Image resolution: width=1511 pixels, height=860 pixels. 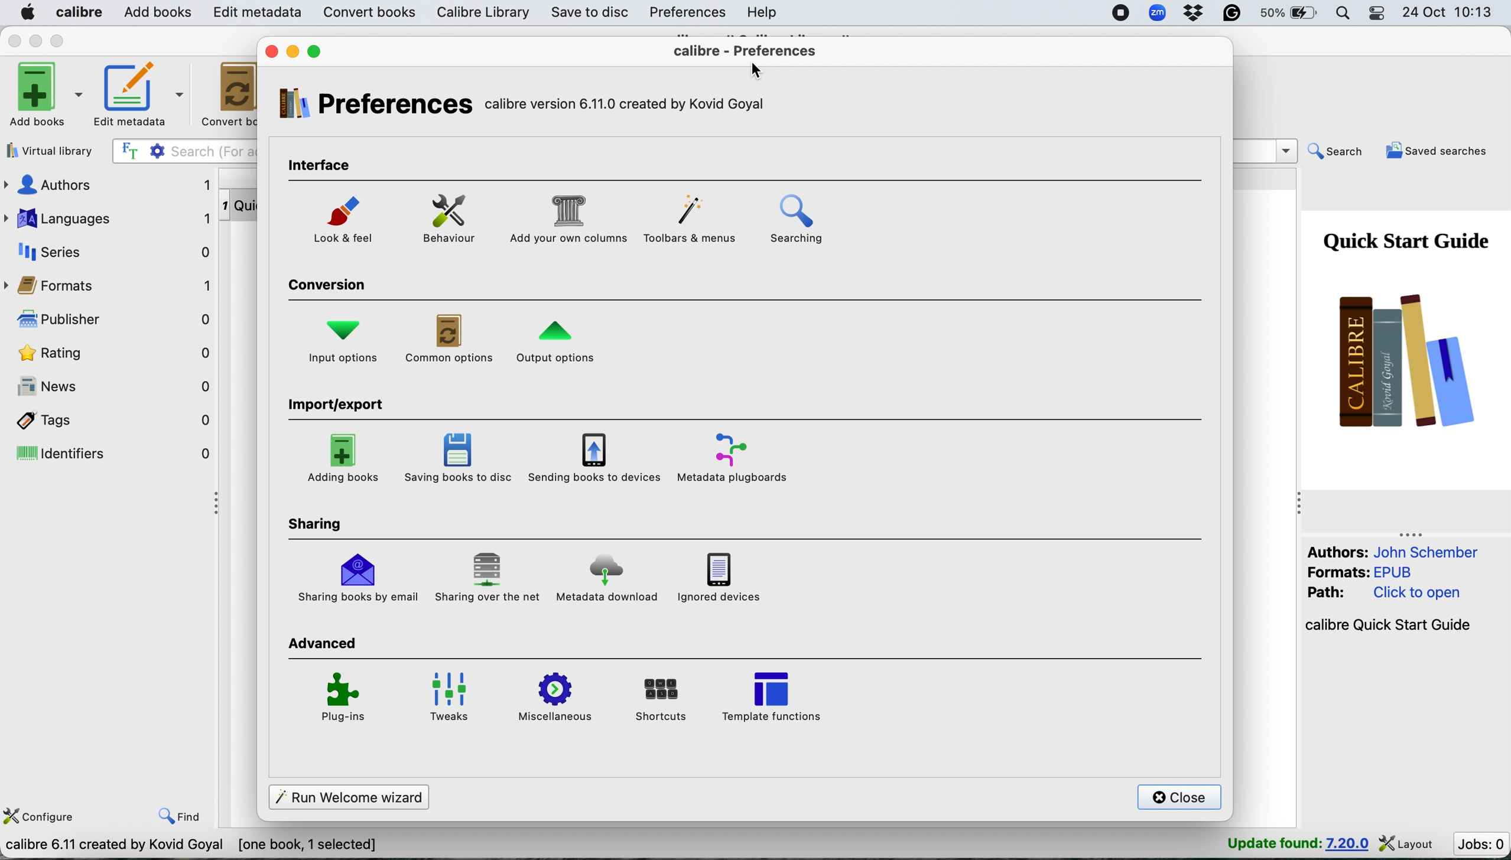 What do you see at coordinates (115, 386) in the screenshot?
I see `news` at bounding box center [115, 386].